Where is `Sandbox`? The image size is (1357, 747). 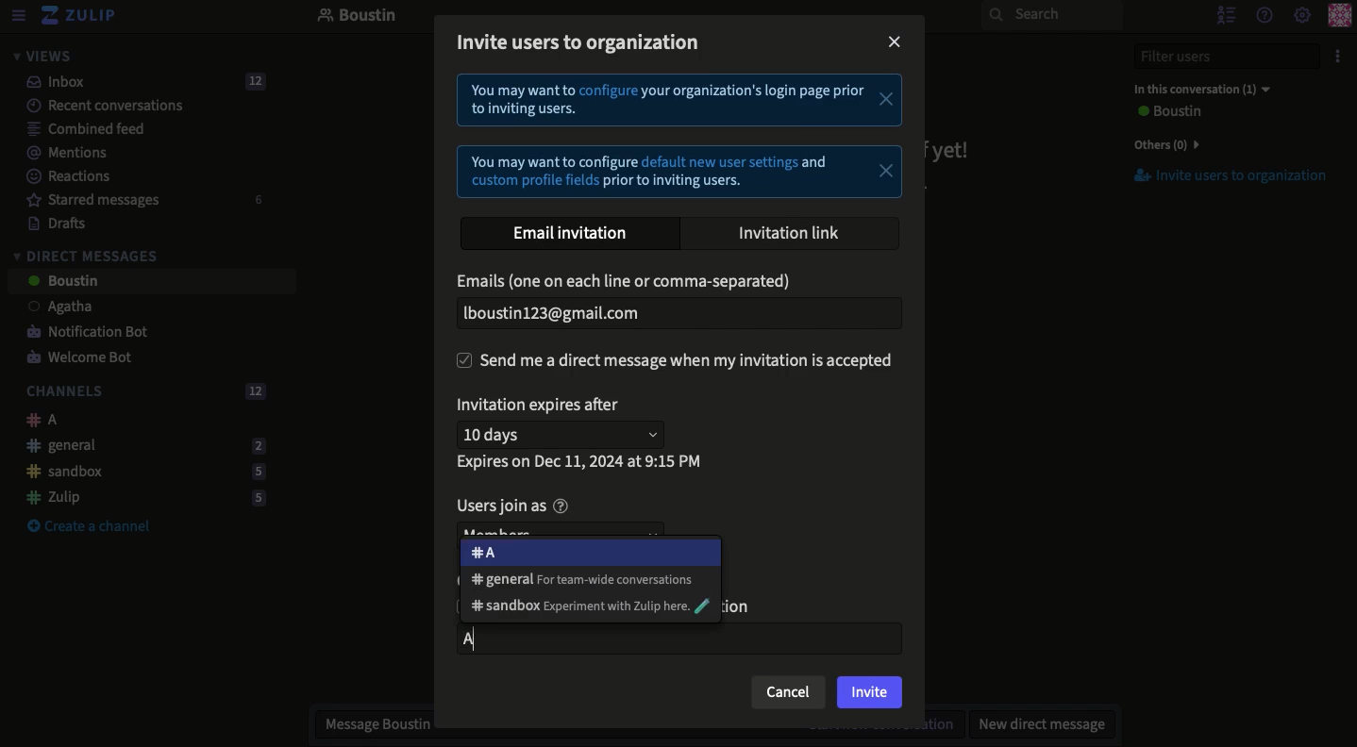 Sandbox is located at coordinates (139, 473).